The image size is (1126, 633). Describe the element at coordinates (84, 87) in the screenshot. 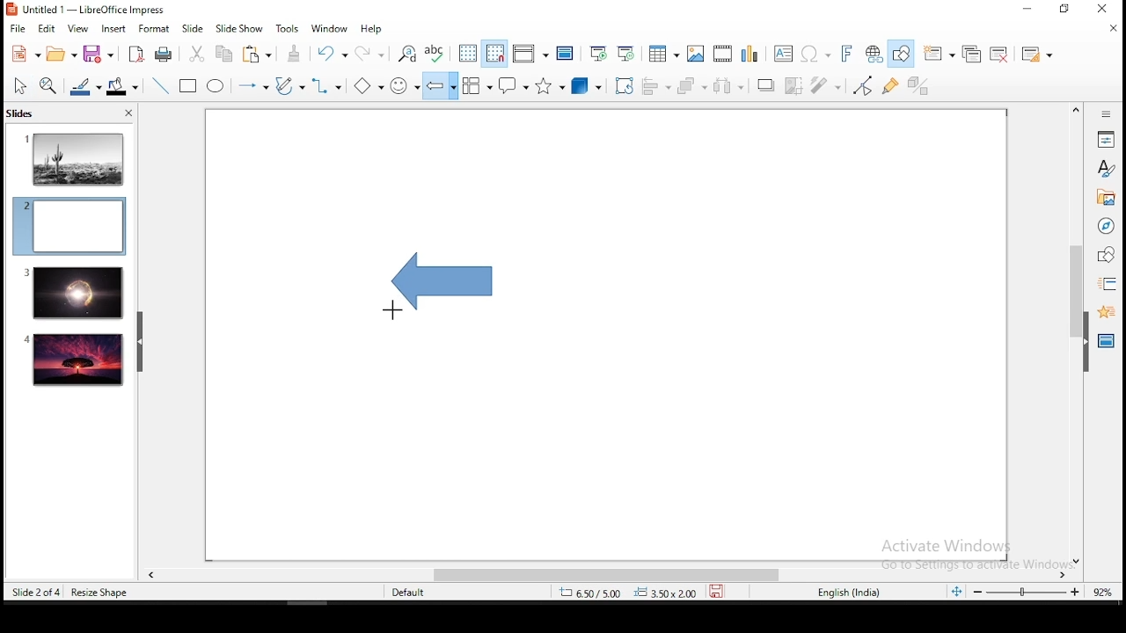

I see `line fill` at that location.